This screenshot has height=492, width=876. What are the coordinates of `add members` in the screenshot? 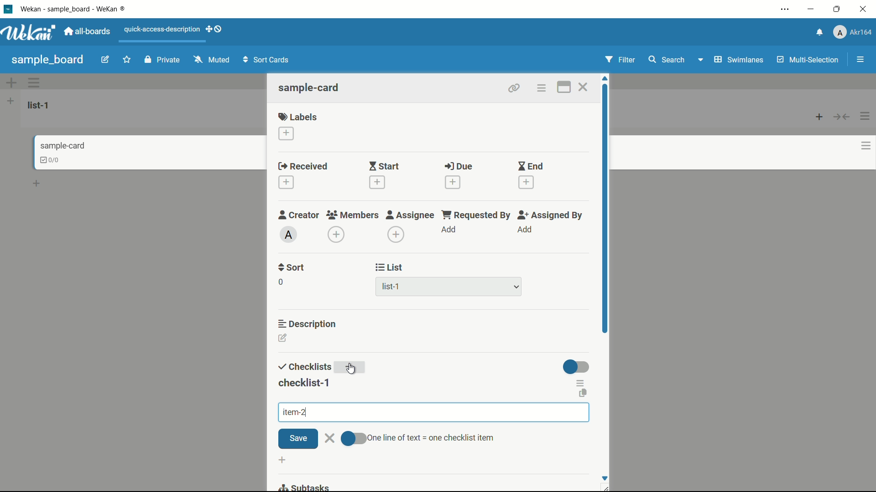 It's located at (338, 236).